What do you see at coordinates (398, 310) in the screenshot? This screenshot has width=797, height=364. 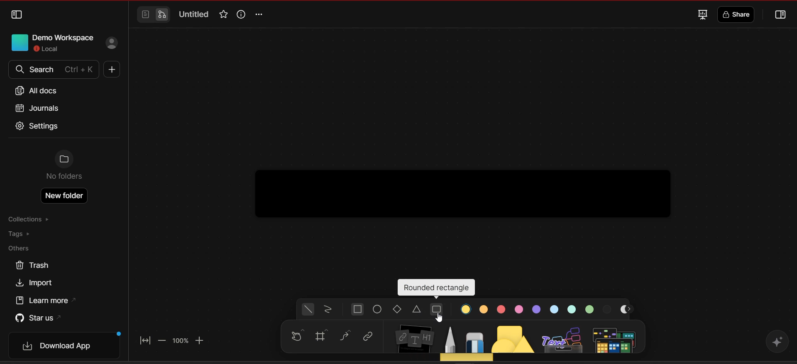 I see `diamond` at bounding box center [398, 310].